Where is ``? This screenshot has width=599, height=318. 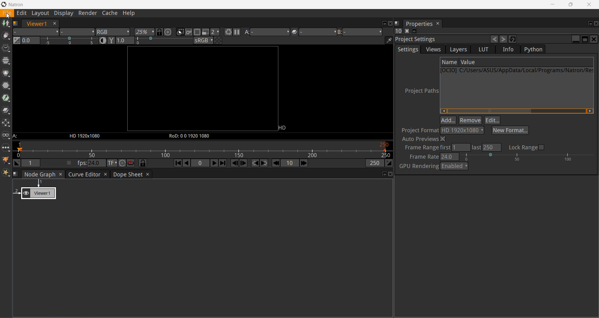  is located at coordinates (433, 49).